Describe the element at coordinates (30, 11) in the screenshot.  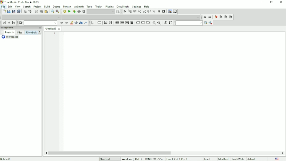
I see `Redo` at that location.